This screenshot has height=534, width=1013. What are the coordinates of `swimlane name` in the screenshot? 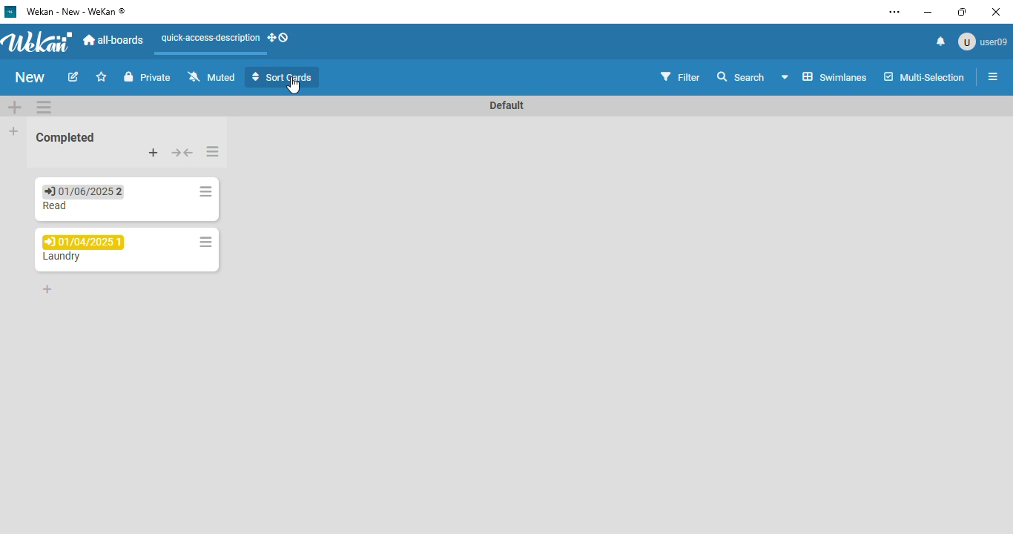 It's located at (506, 105).